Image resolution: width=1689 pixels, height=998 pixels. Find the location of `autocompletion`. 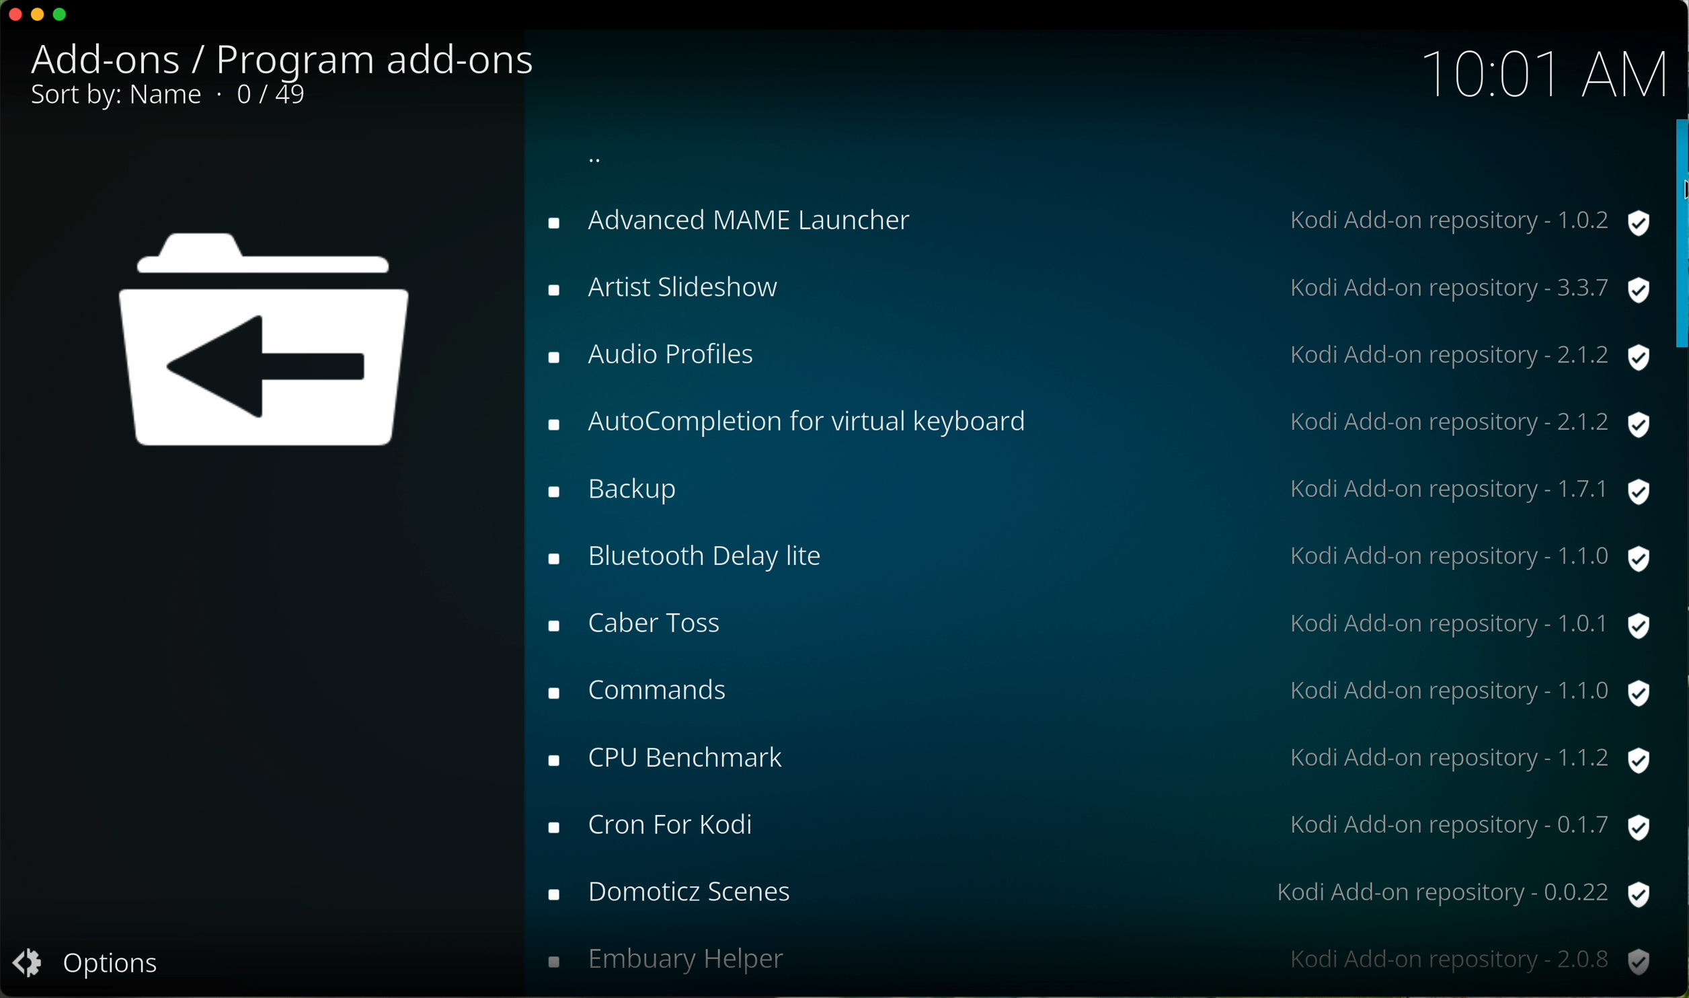

autocompletion is located at coordinates (1095, 423).